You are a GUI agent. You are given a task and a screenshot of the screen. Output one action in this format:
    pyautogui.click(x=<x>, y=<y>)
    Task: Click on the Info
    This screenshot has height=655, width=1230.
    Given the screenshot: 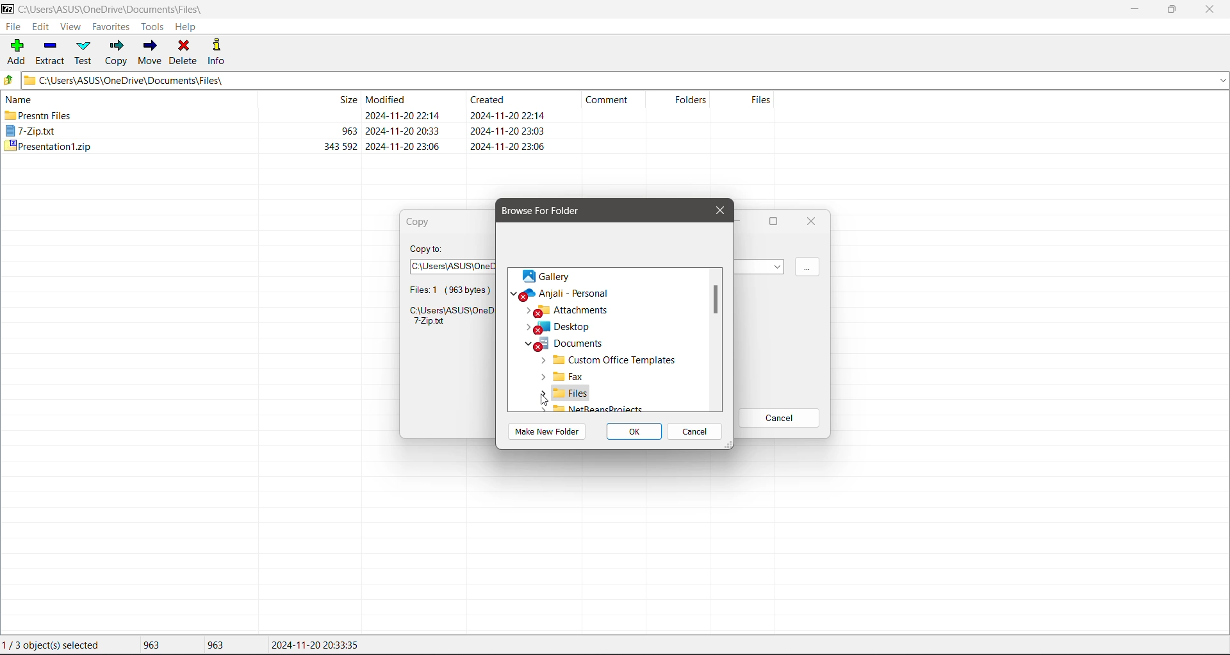 What is the action you would take?
    pyautogui.click(x=217, y=51)
    